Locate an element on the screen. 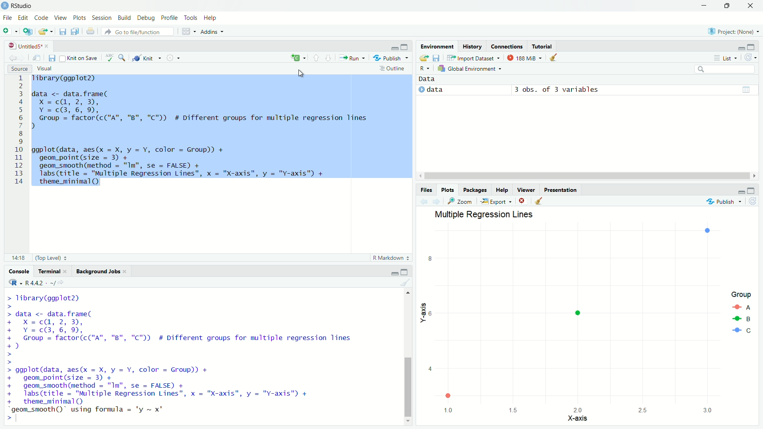 The image size is (763, 429). close is located at coordinates (753, 6).